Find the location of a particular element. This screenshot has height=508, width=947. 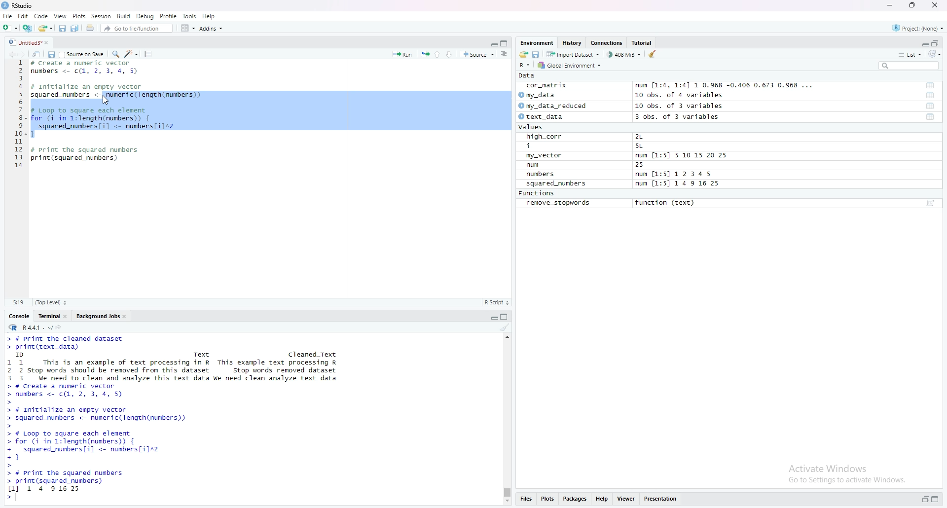

maximize is located at coordinates (506, 43).